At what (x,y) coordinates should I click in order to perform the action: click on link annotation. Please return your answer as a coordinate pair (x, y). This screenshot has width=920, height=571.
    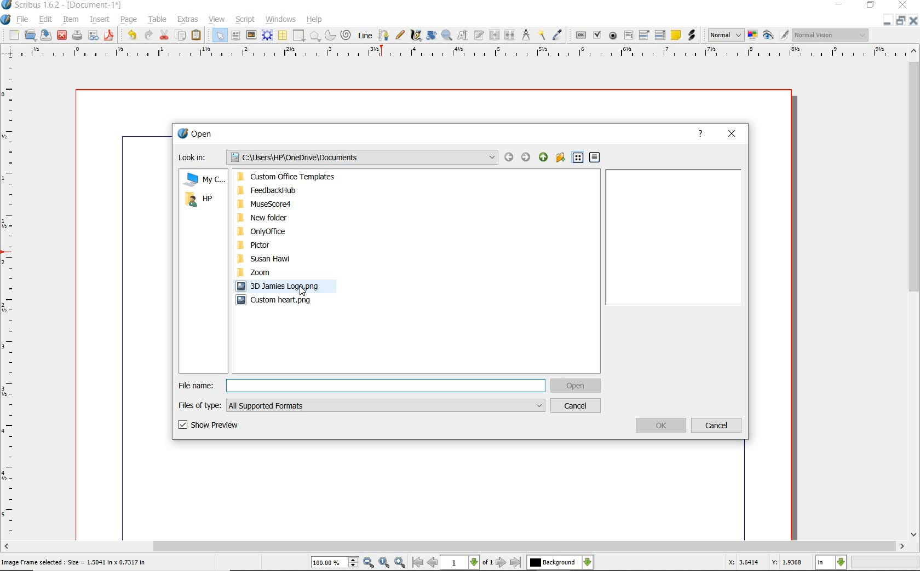
    Looking at the image, I should click on (691, 35).